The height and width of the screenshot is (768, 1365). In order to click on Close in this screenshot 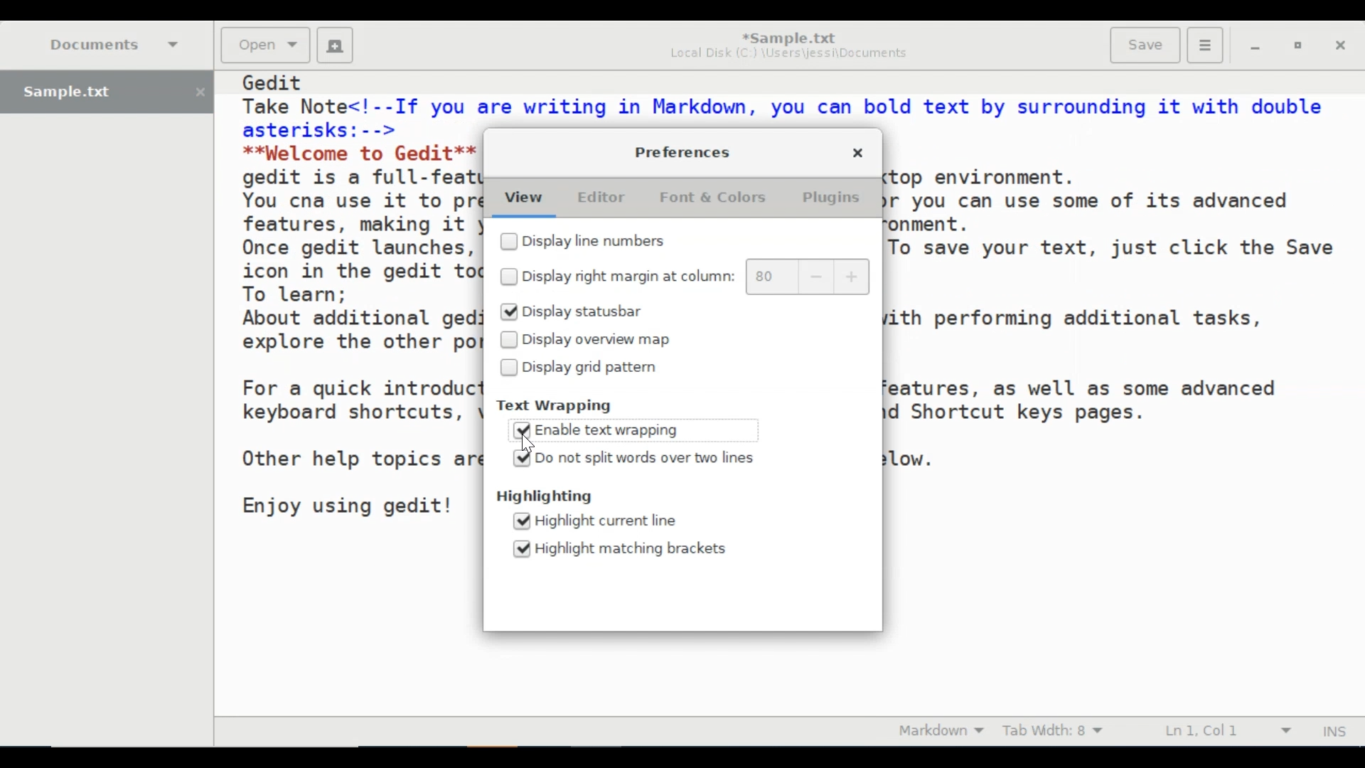, I will do `click(1341, 43)`.